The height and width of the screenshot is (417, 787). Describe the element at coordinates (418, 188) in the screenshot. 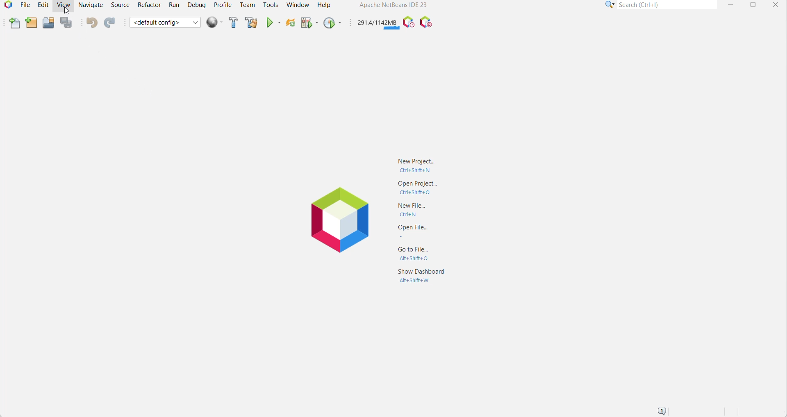

I see `Open Project` at that location.